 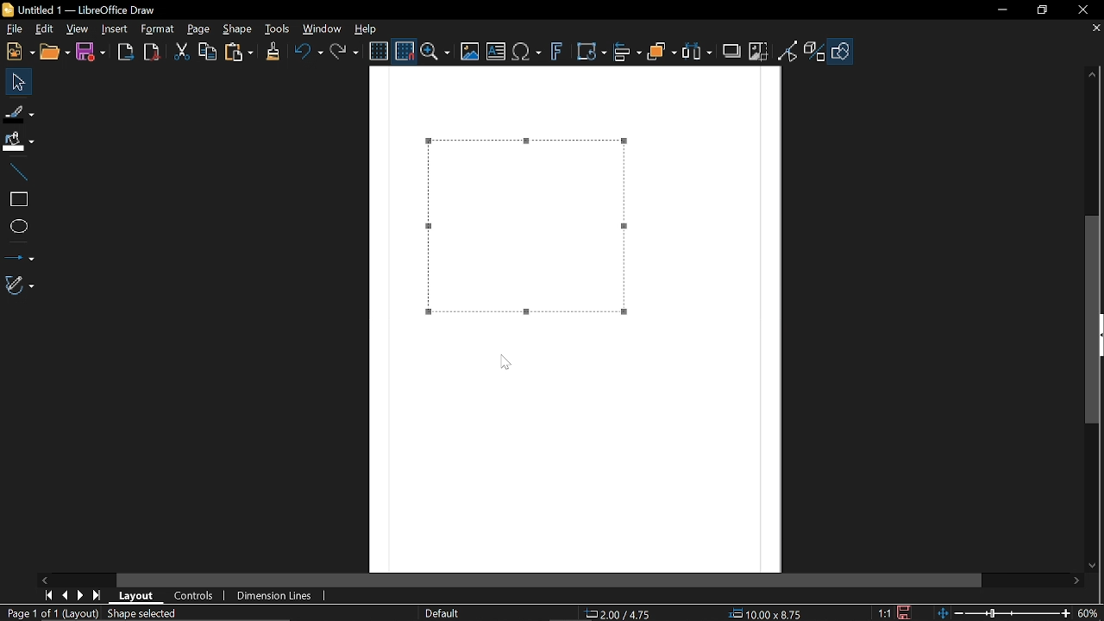 What do you see at coordinates (403, 50) in the screenshot?
I see `Snap to grid` at bounding box center [403, 50].